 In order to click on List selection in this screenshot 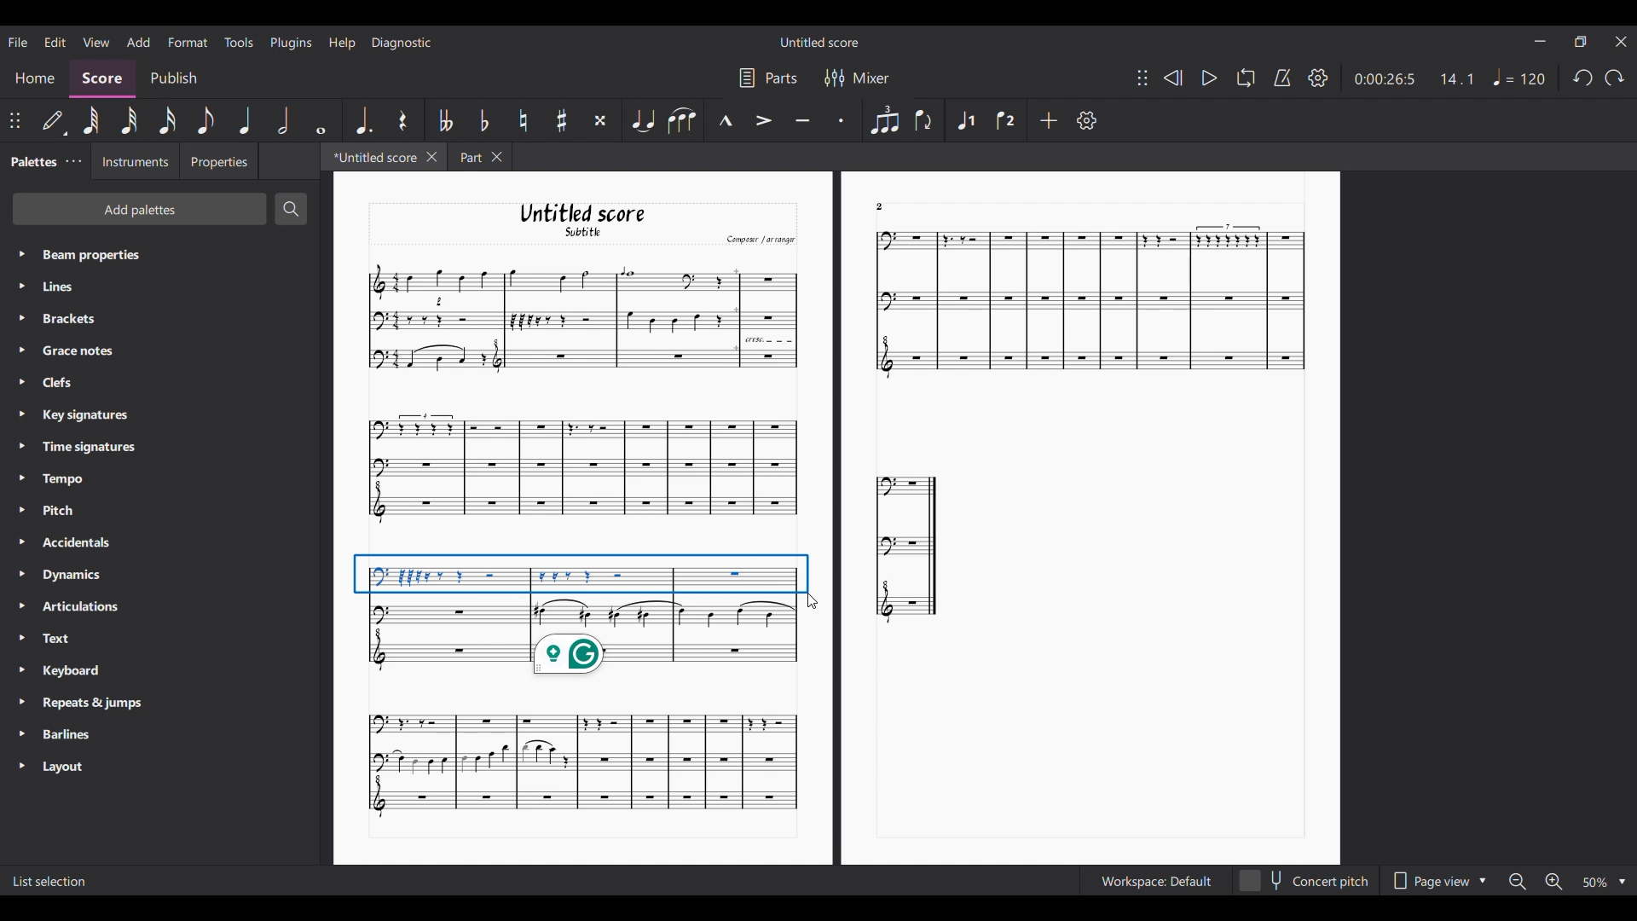, I will do `click(50, 882)`.